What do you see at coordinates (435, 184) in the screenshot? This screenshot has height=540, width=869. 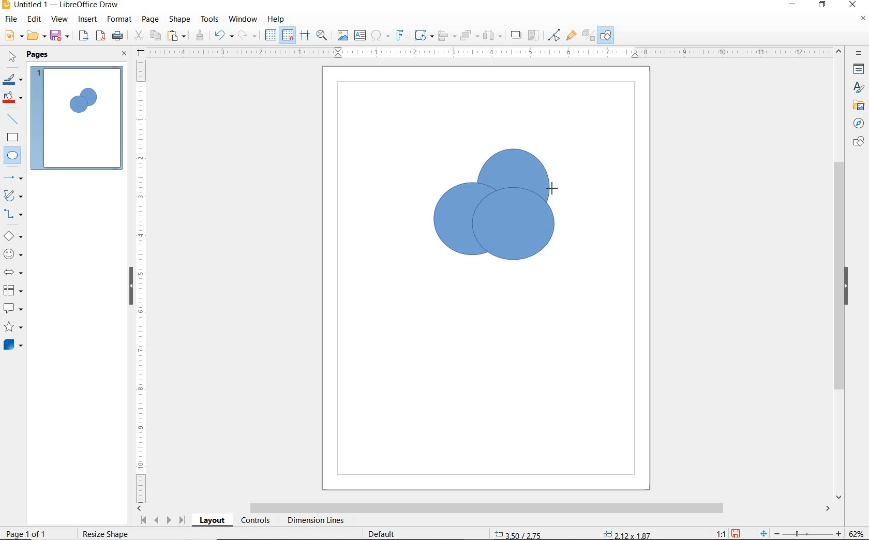 I see `ELLIPSE TOOL AT DRAG` at bounding box center [435, 184].